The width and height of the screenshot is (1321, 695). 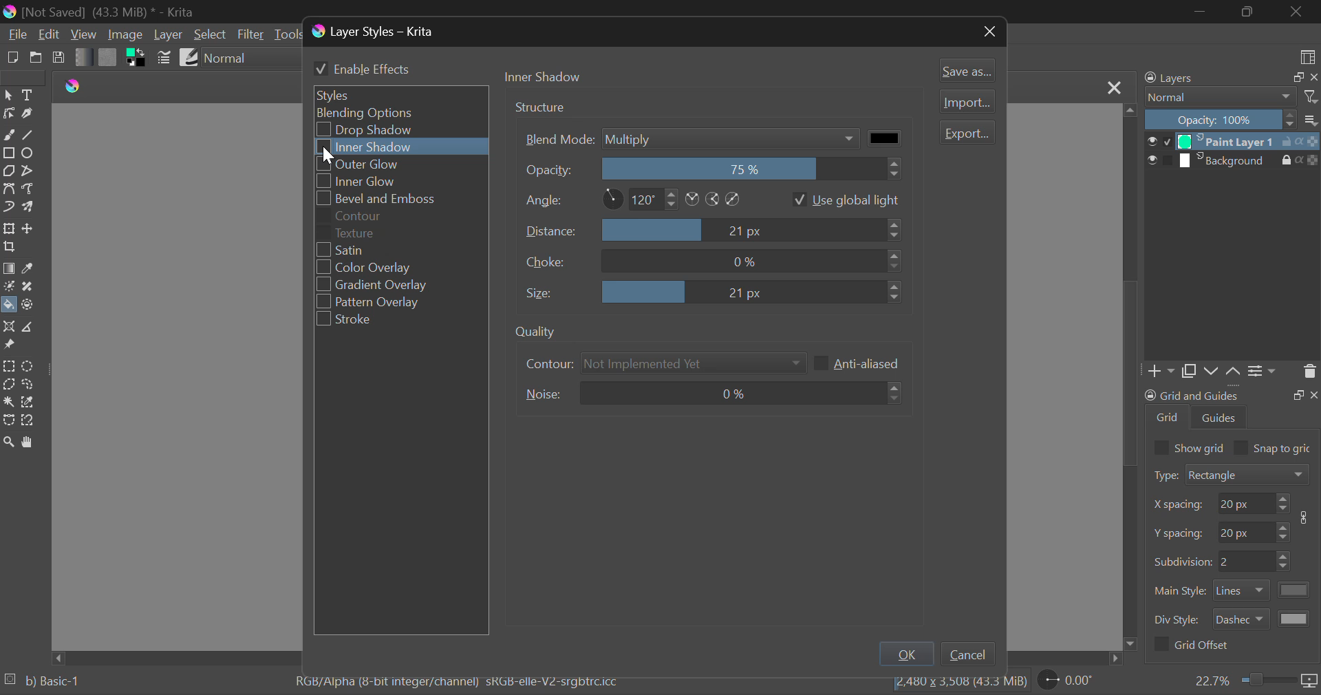 I want to click on Outer Glow, so click(x=396, y=165).